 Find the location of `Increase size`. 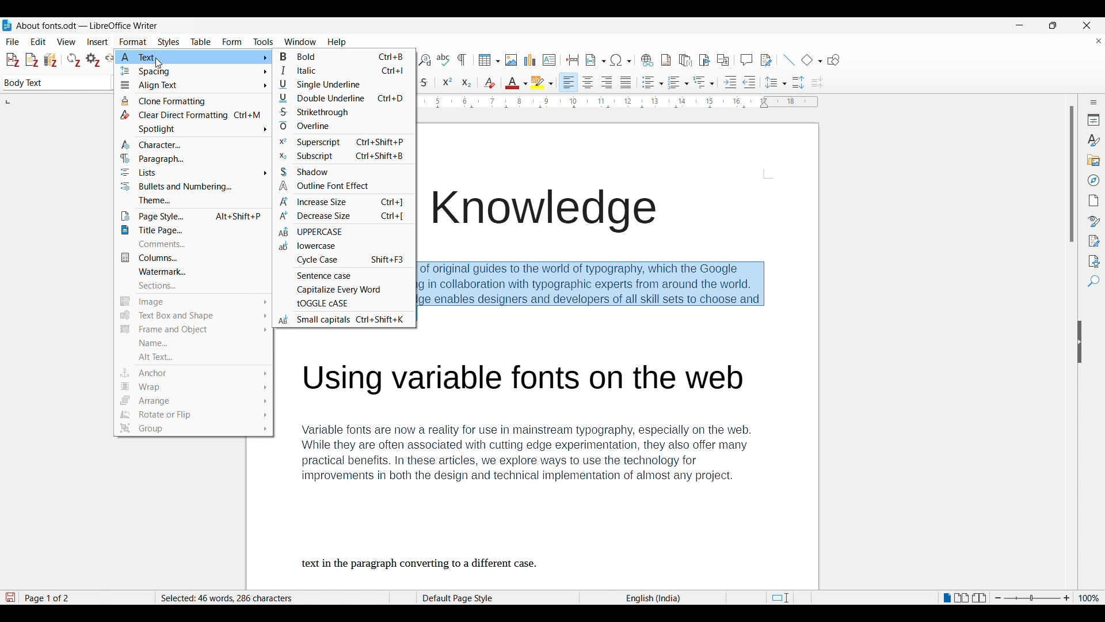

Increase size is located at coordinates (344, 201).